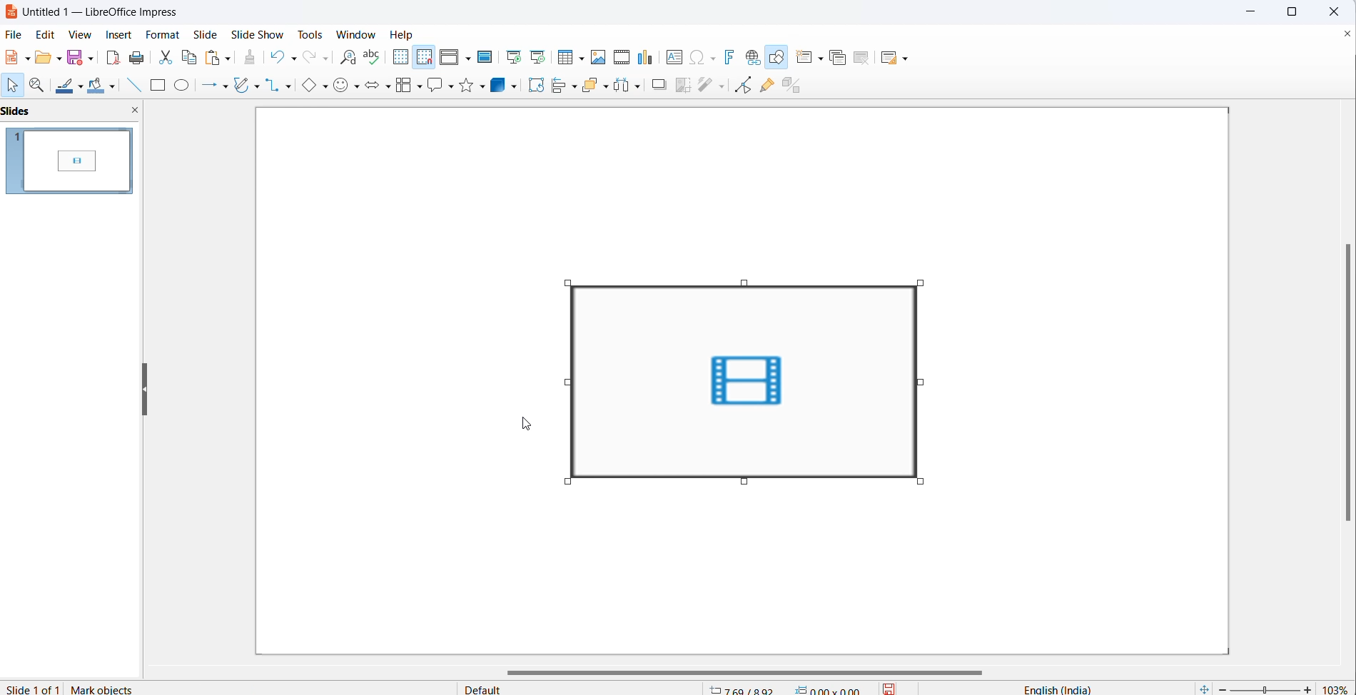 This screenshot has height=695, width=1356. What do you see at coordinates (66, 86) in the screenshot?
I see `line color` at bounding box center [66, 86].